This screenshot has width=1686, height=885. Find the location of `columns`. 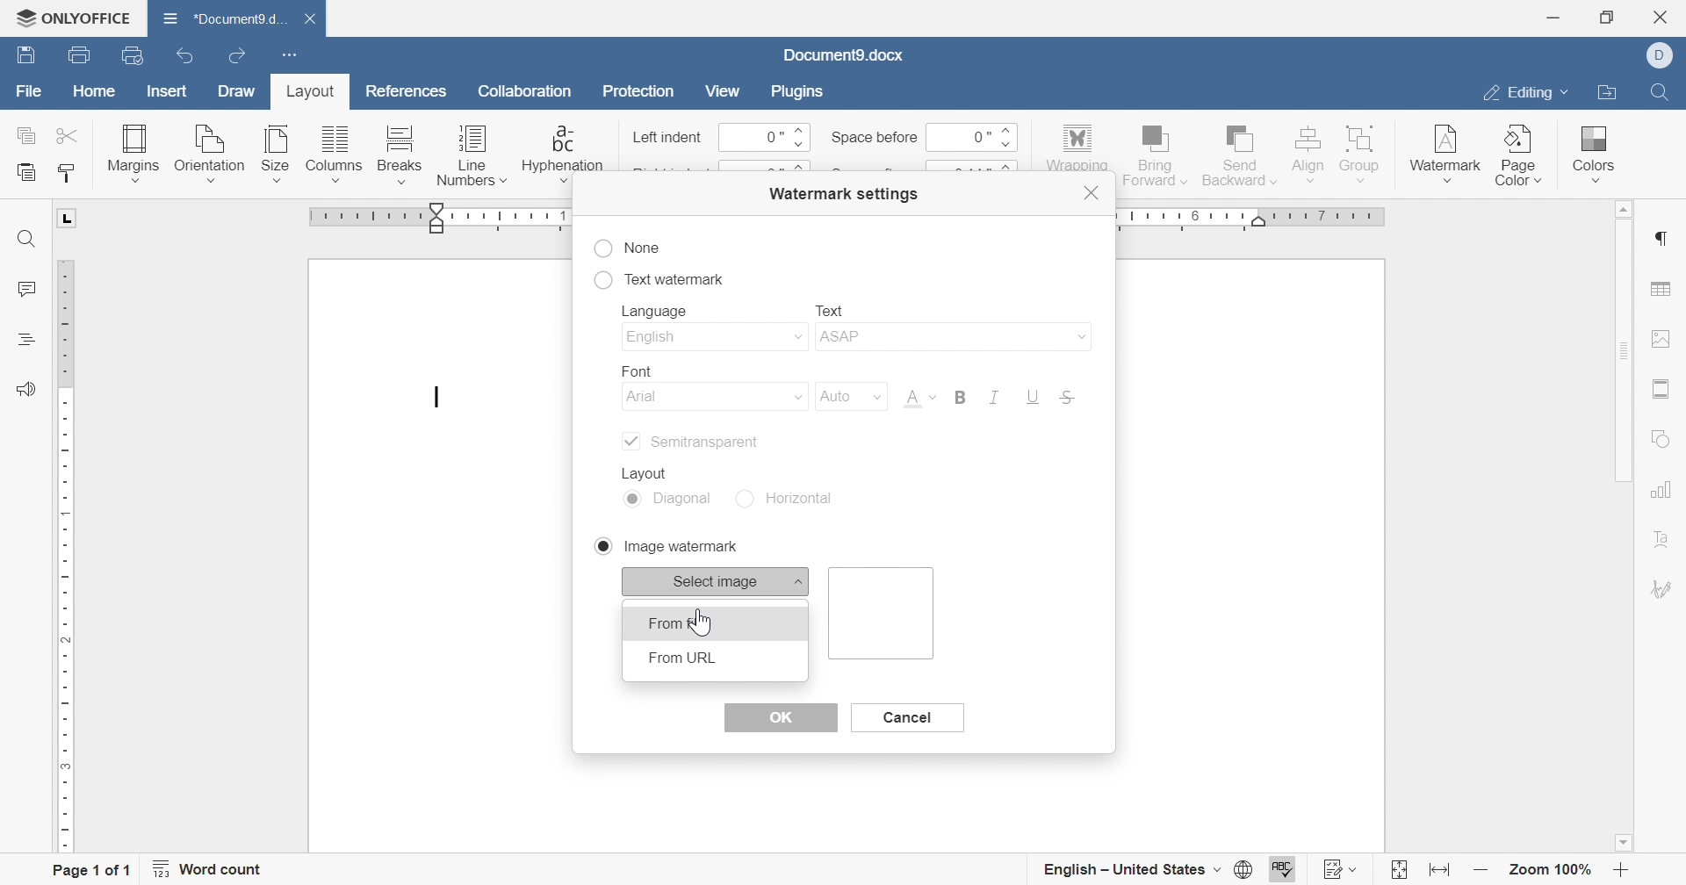

columns is located at coordinates (335, 155).